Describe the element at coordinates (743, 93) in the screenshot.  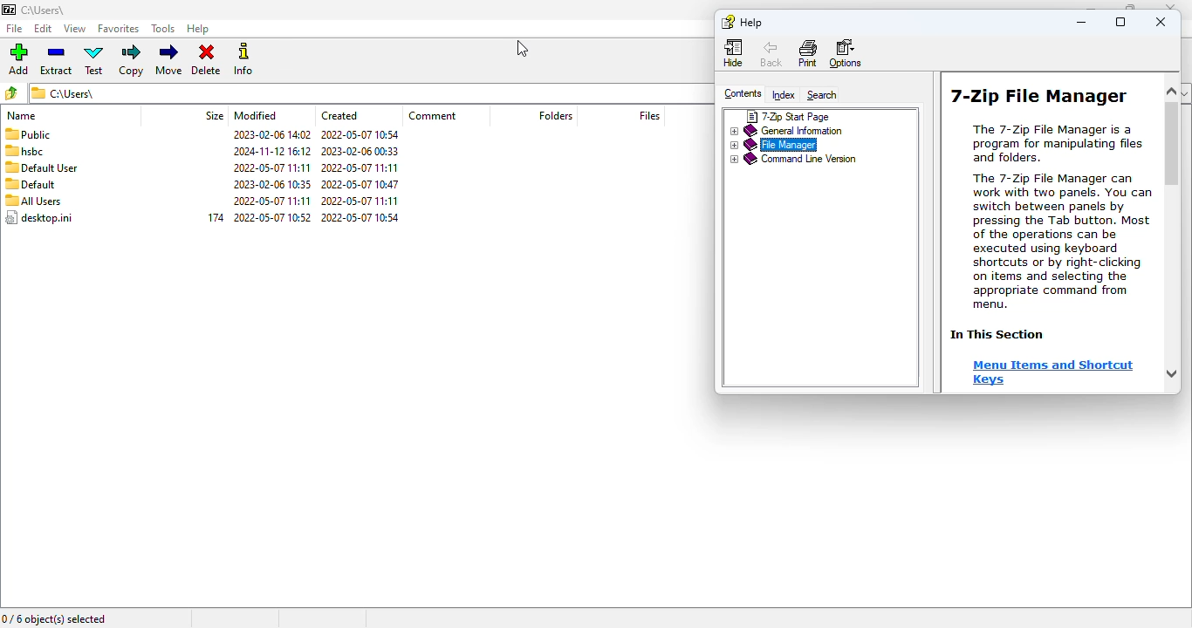
I see `contents` at that location.